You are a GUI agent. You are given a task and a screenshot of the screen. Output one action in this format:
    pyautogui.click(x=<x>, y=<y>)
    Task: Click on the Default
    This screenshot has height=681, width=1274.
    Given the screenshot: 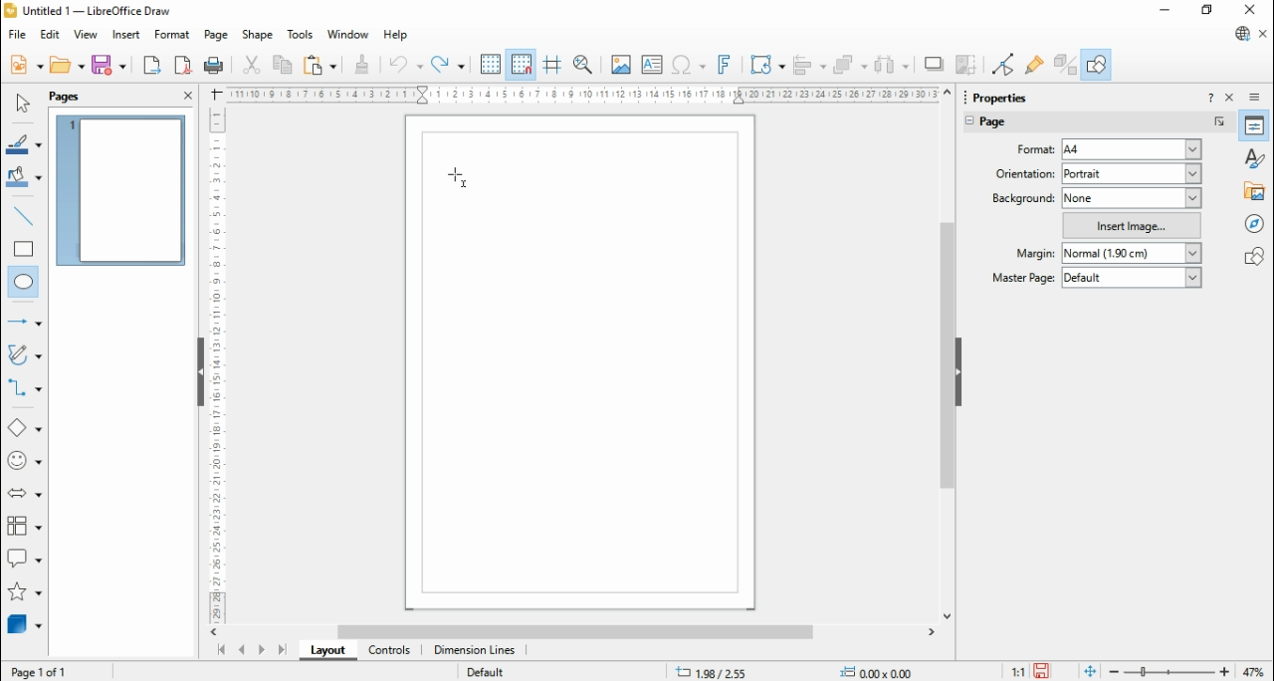 What is the action you would take?
    pyautogui.click(x=485, y=670)
    